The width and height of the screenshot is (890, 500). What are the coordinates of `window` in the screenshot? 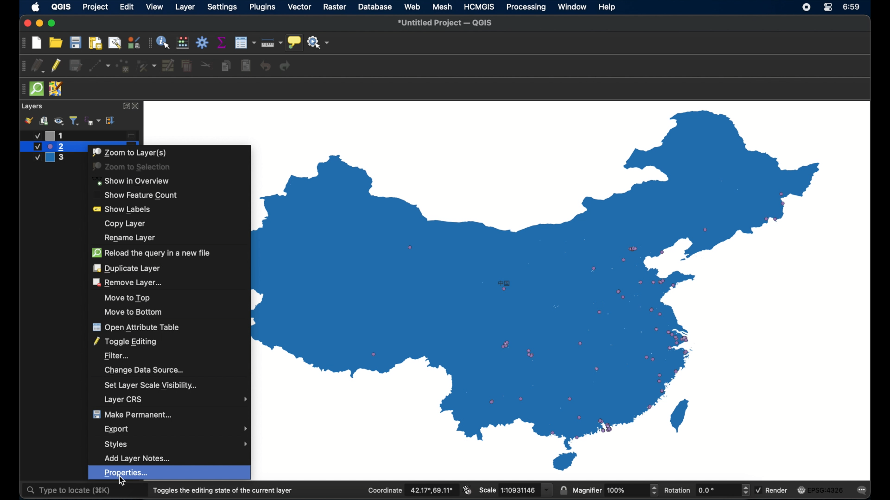 It's located at (572, 7).